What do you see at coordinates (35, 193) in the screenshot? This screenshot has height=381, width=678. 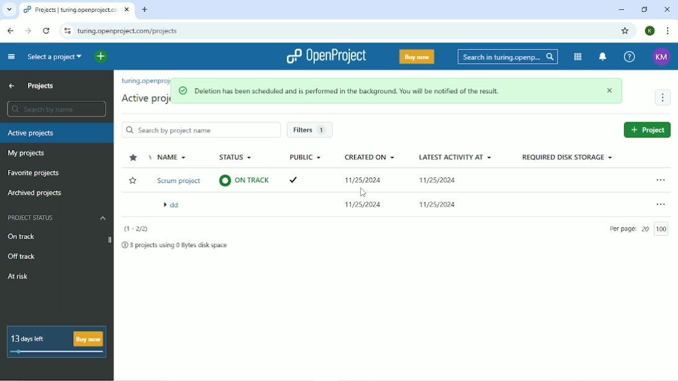 I see `Archived projects` at bounding box center [35, 193].